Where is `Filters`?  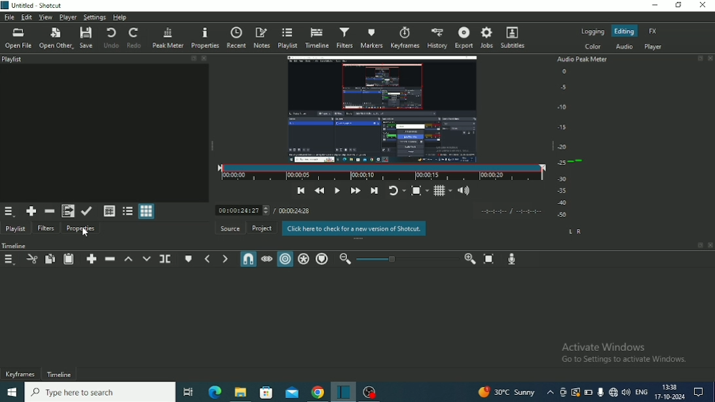
Filters is located at coordinates (46, 228).